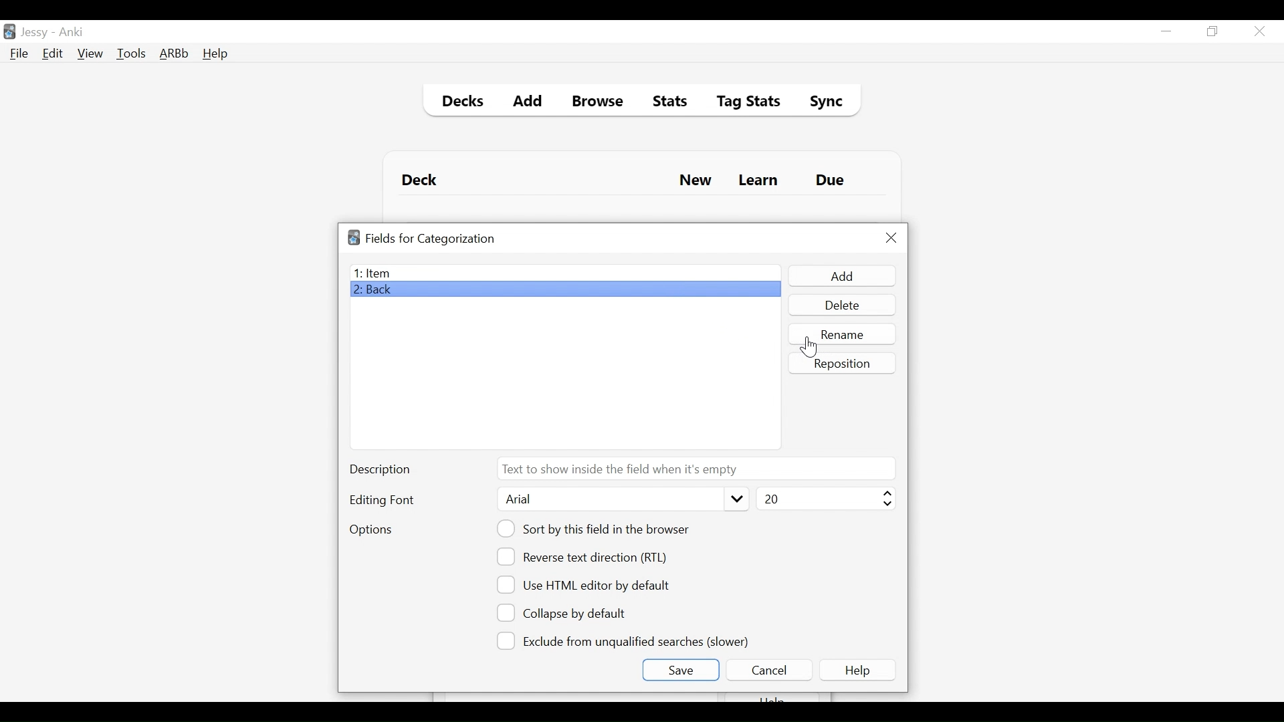 The height and width of the screenshot is (722, 1284). Describe the element at coordinates (9, 32) in the screenshot. I see `Anki Desktop icon` at that location.